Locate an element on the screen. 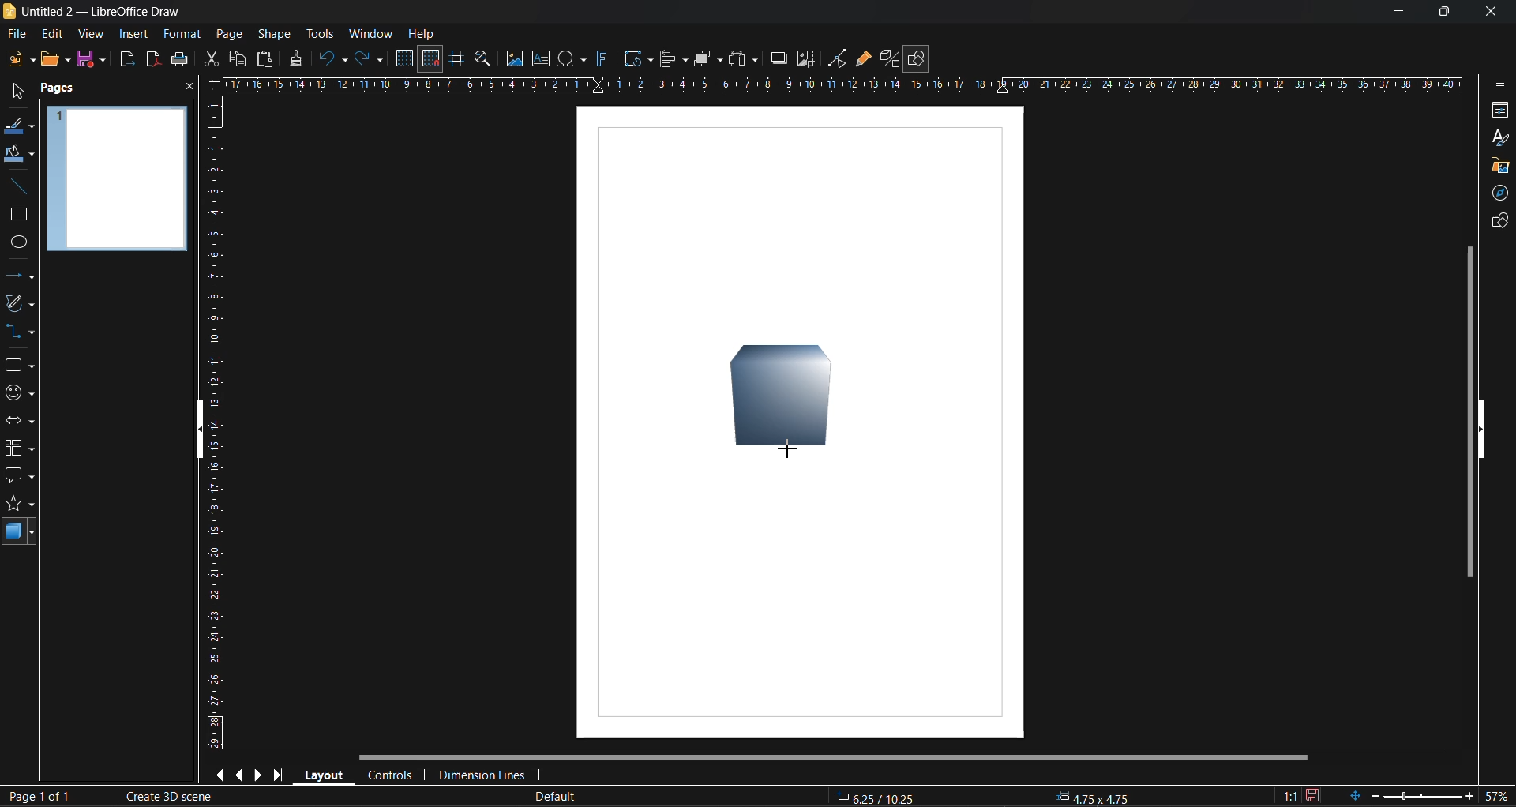  fill color is located at coordinates (19, 154).